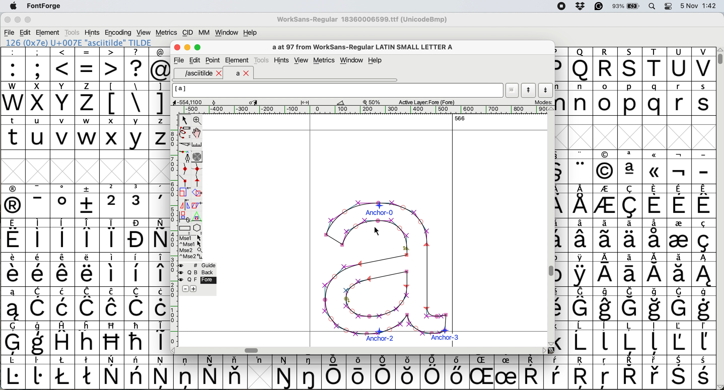 Image resolution: width=724 pixels, height=390 pixels. I want to click on symbol, so click(384, 372).